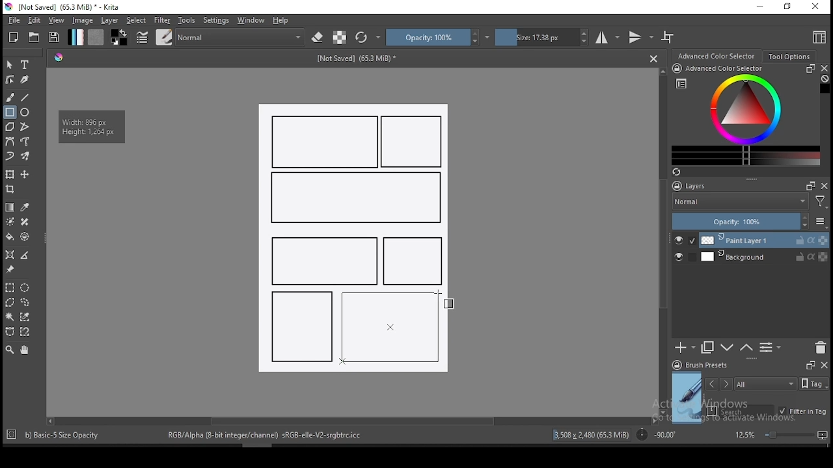 The image size is (833, 468). I want to click on calligraphy, so click(25, 79).